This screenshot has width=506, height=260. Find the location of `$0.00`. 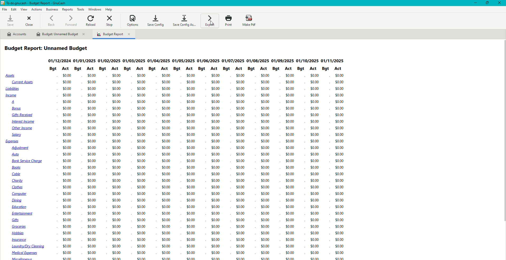

$0.00 is located at coordinates (291, 154).